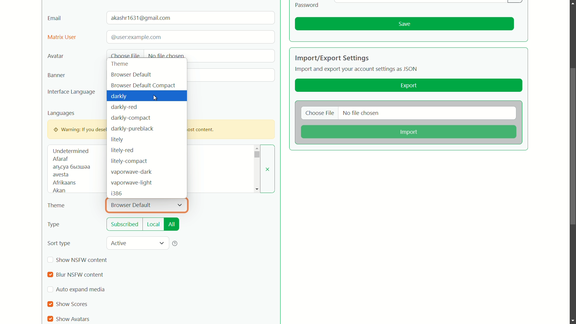 Image resolution: width=576 pixels, height=324 pixels. I want to click on i386, so click(117, 194).